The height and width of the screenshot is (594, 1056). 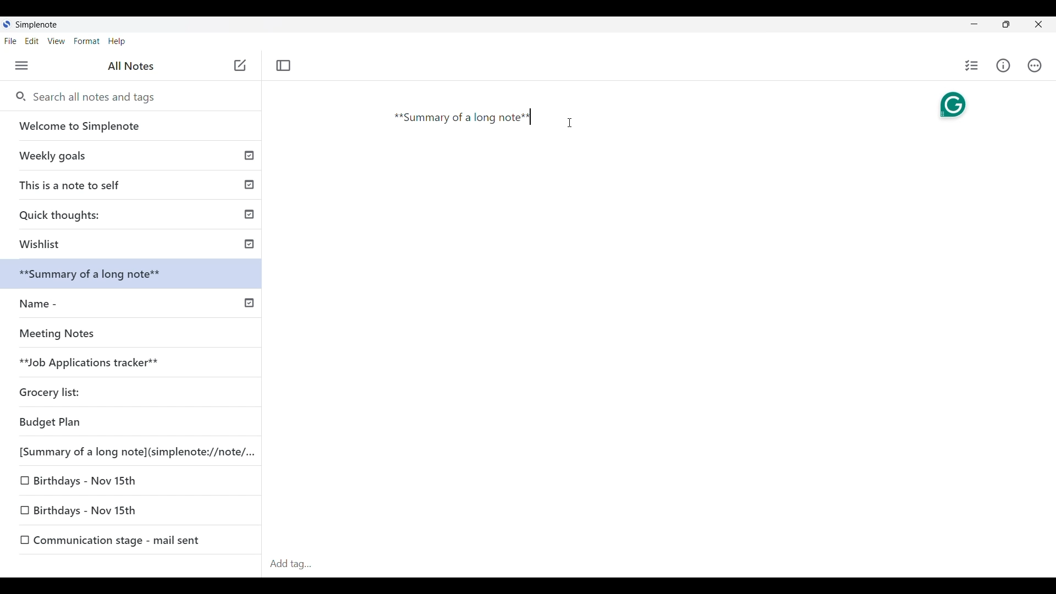 I want to click on Toggle focus mode, so click(x=283, y=65).